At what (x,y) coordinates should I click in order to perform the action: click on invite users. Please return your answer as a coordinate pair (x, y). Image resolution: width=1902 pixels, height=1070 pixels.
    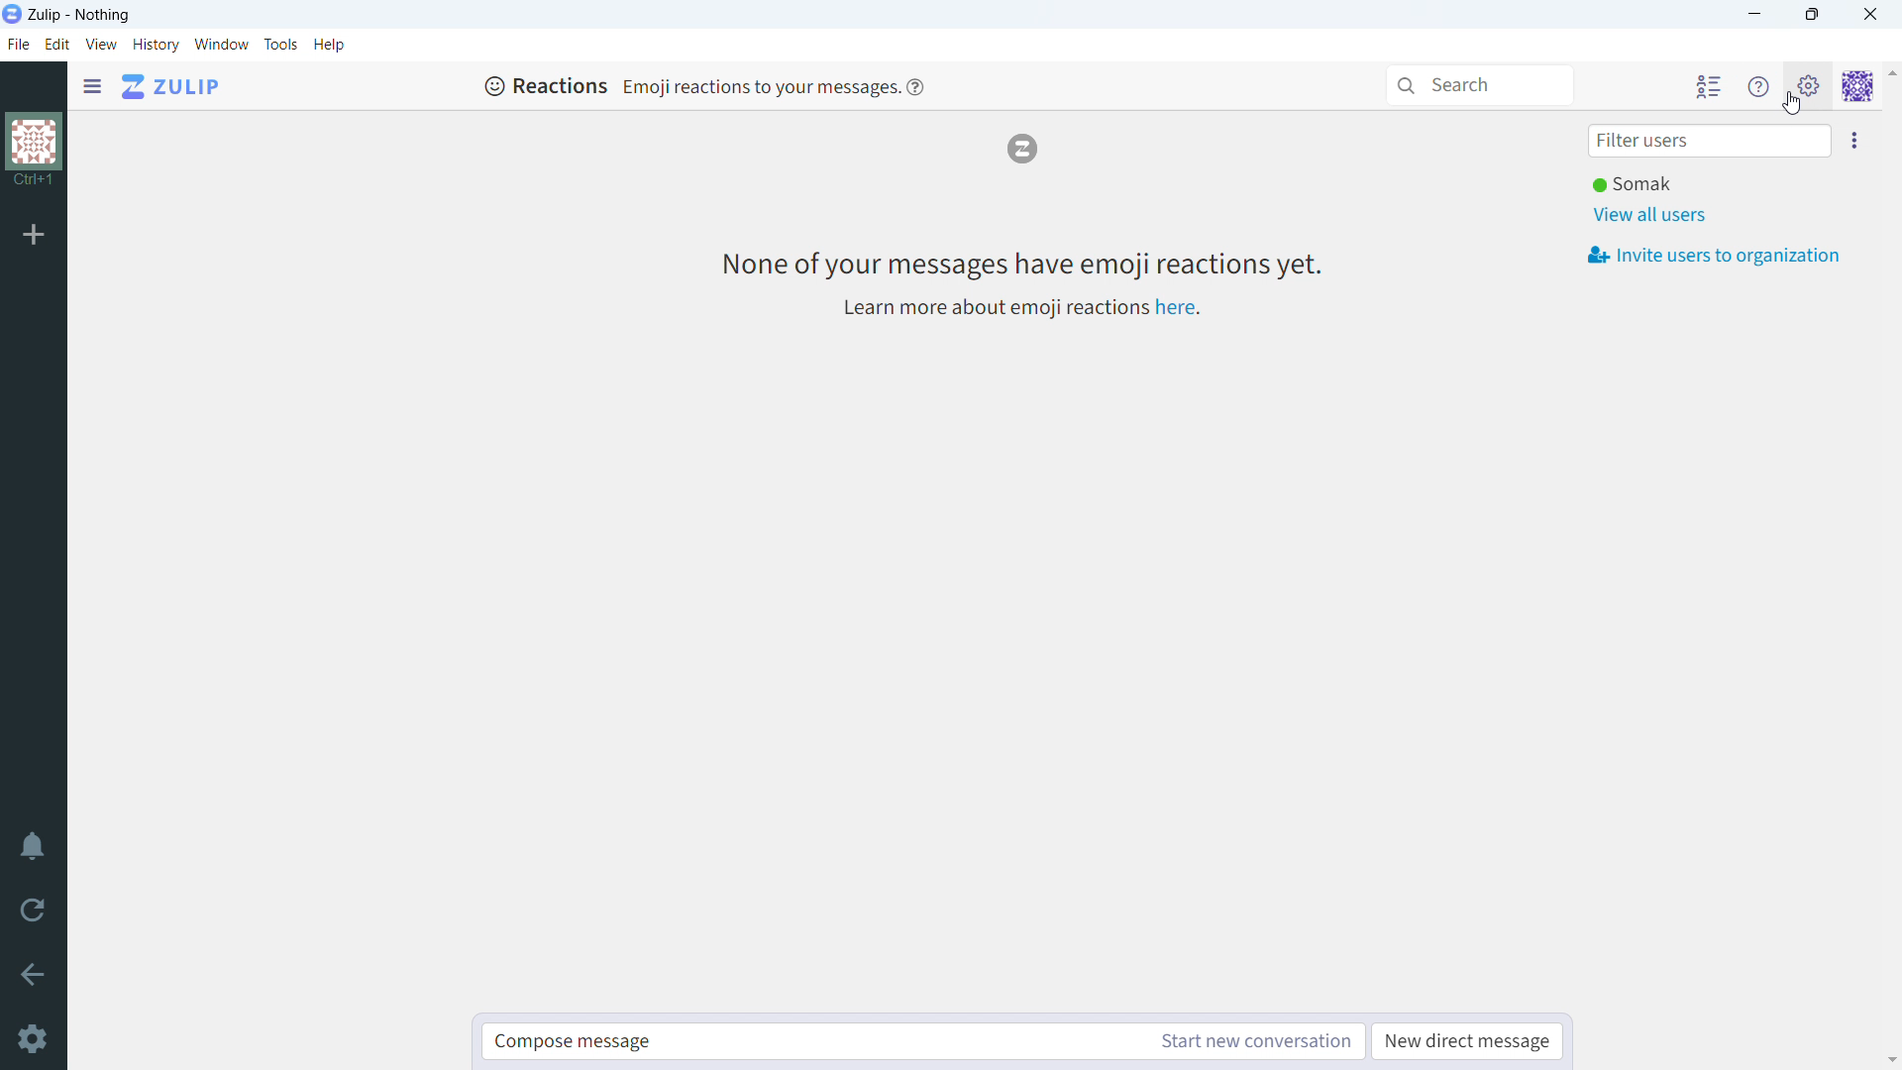
    Looking at the image, I should click on (1715, 256).